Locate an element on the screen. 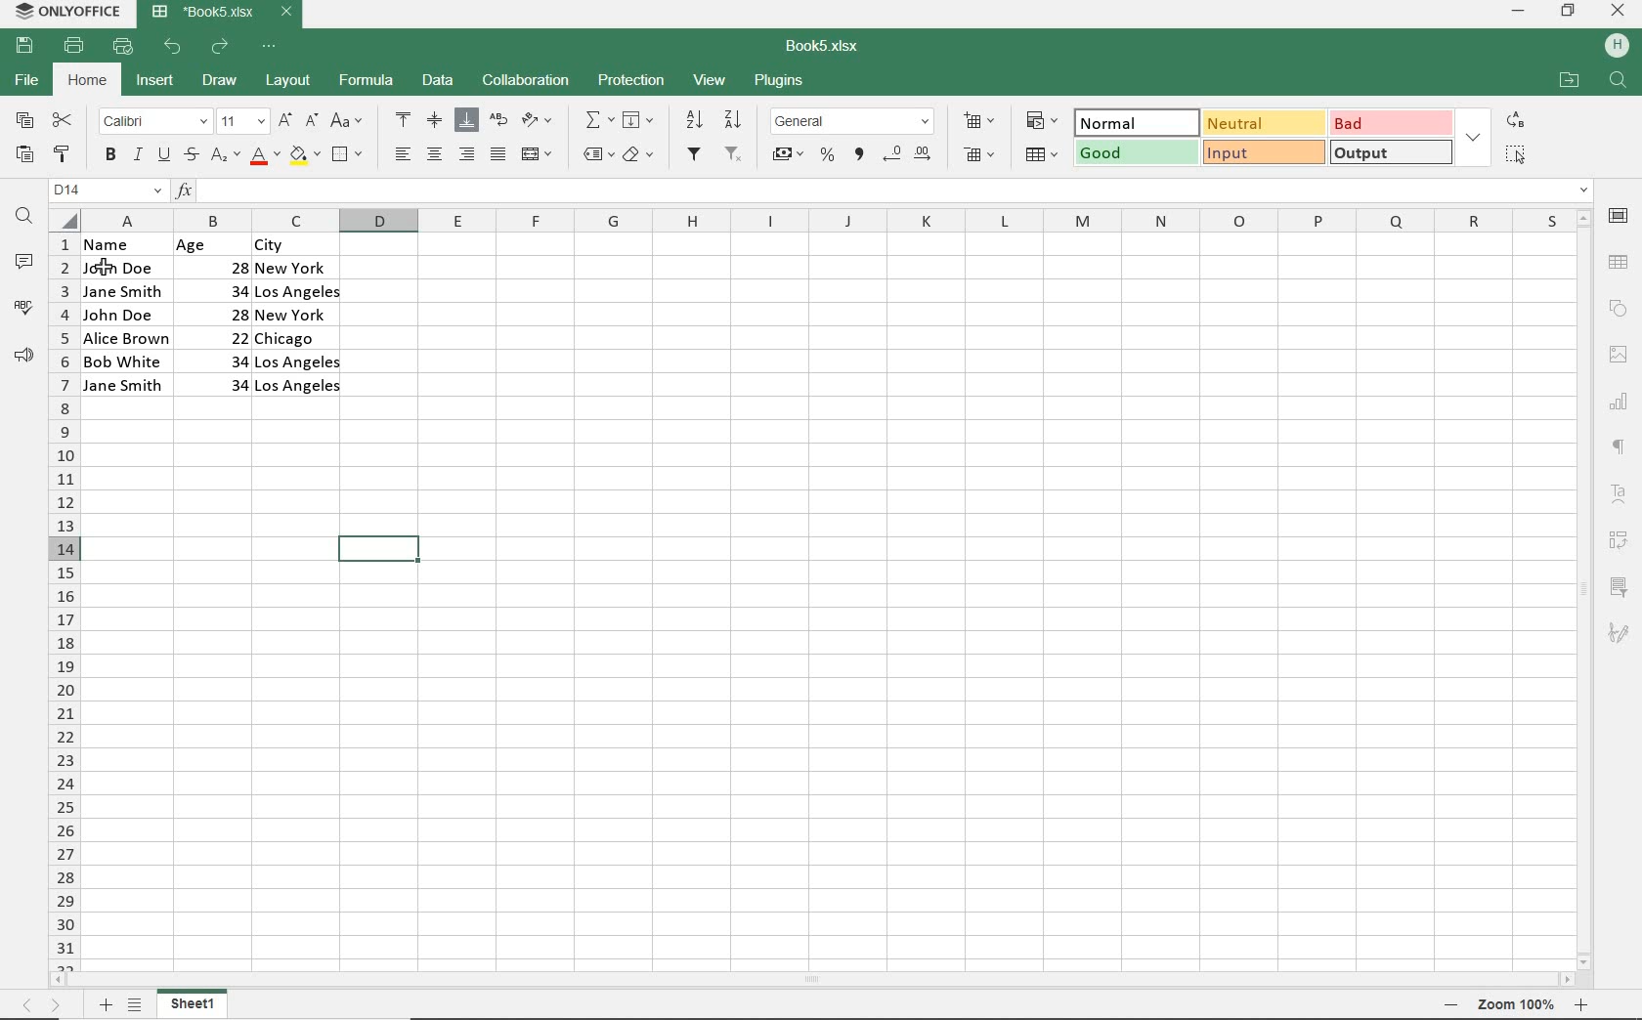 The width and height of the screenshot is (1642, 1020). INSERT is located at coordinates (155, 83).